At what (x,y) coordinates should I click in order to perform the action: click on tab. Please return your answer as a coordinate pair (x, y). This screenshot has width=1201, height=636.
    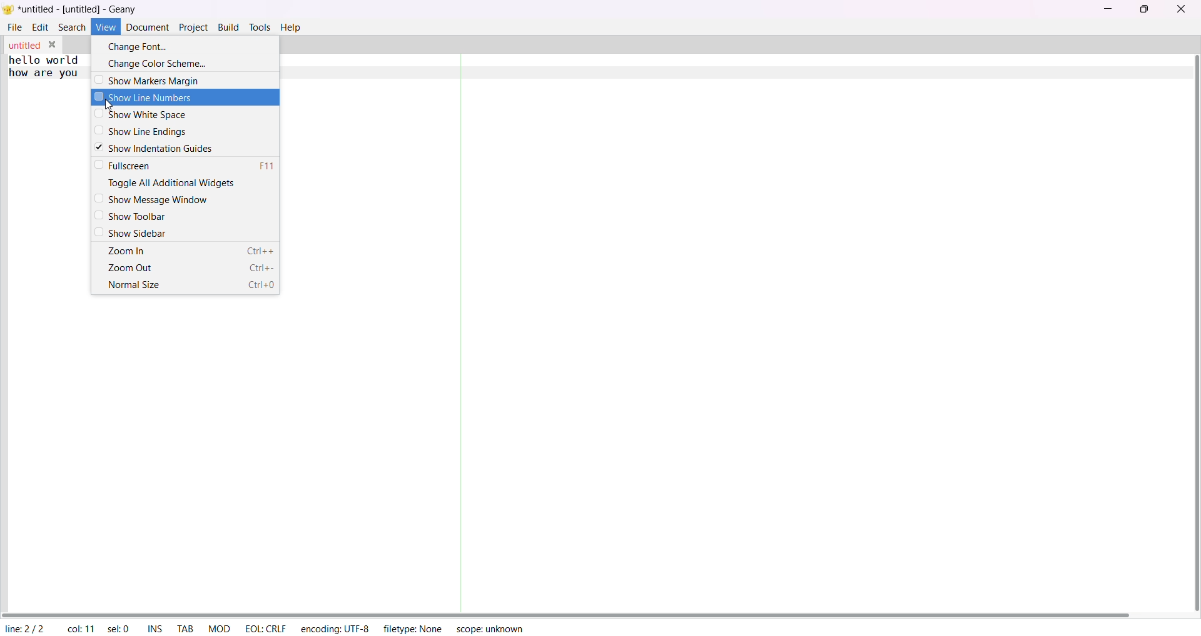
    Looking at the image, I should click on (185, 627).